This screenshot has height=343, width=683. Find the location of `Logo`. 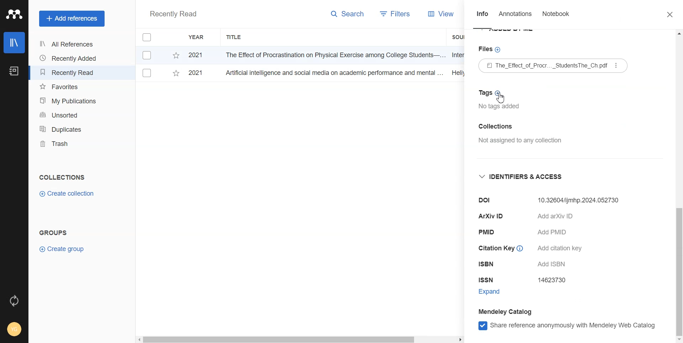

Logo is located at coordinates (14, 14).